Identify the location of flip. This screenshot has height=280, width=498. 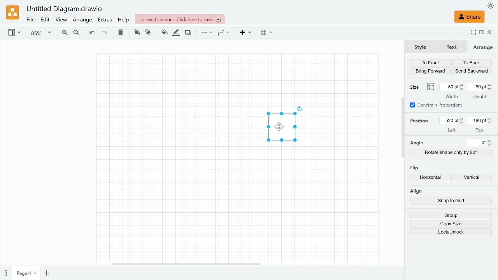
(415, 167).